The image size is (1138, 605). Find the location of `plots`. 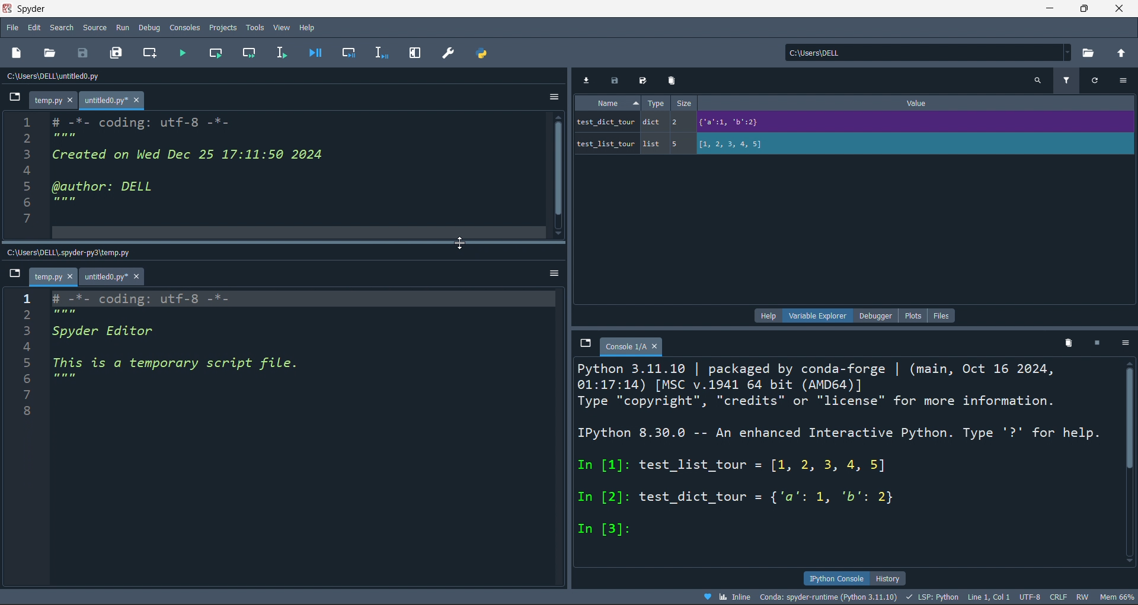

plots is located at coordinates (912, 314).